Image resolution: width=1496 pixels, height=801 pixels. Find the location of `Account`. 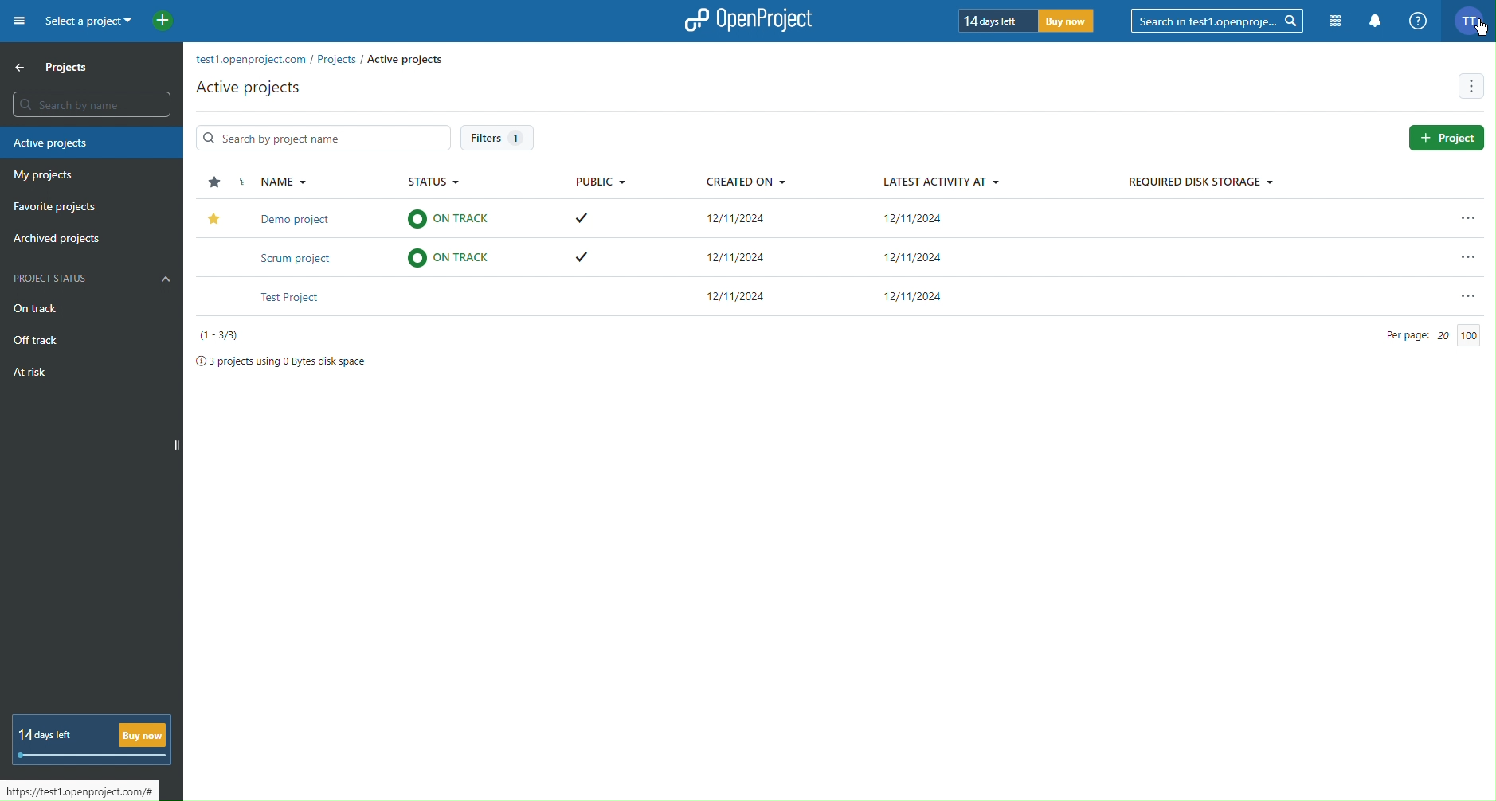

Account is located at coordinates (1471, 21).